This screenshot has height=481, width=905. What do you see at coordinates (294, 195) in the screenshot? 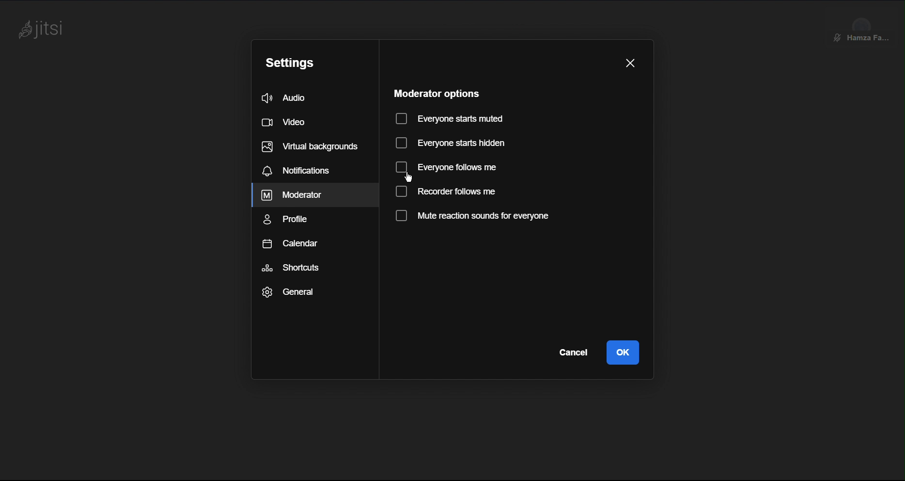
I see `Moderator` at bounding box center [294, 195].